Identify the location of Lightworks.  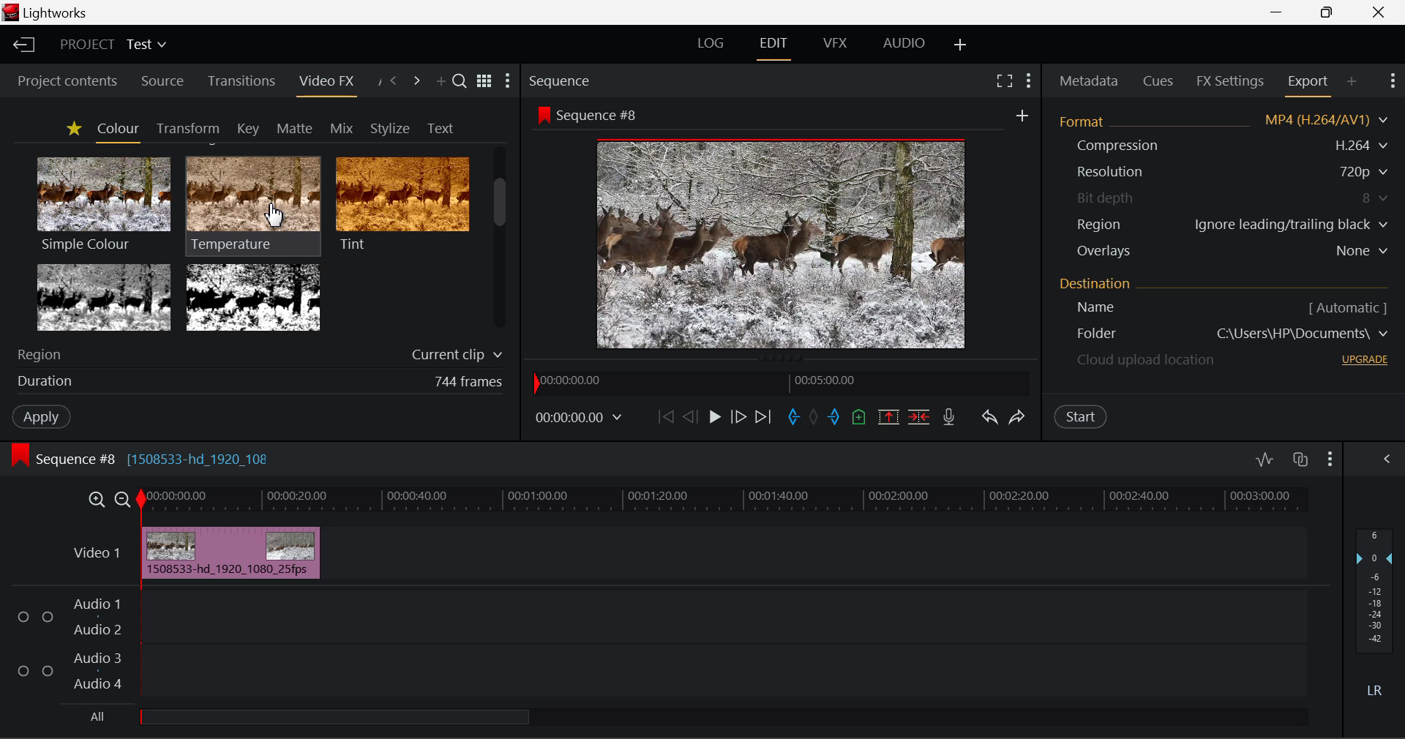
(59, 13).